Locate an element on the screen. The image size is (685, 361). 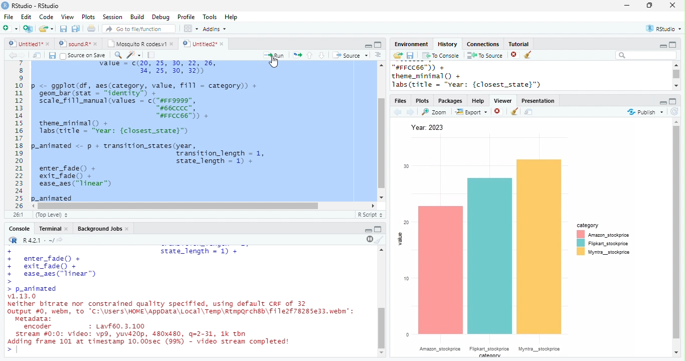
minimize is located at coordinates (626, 6).